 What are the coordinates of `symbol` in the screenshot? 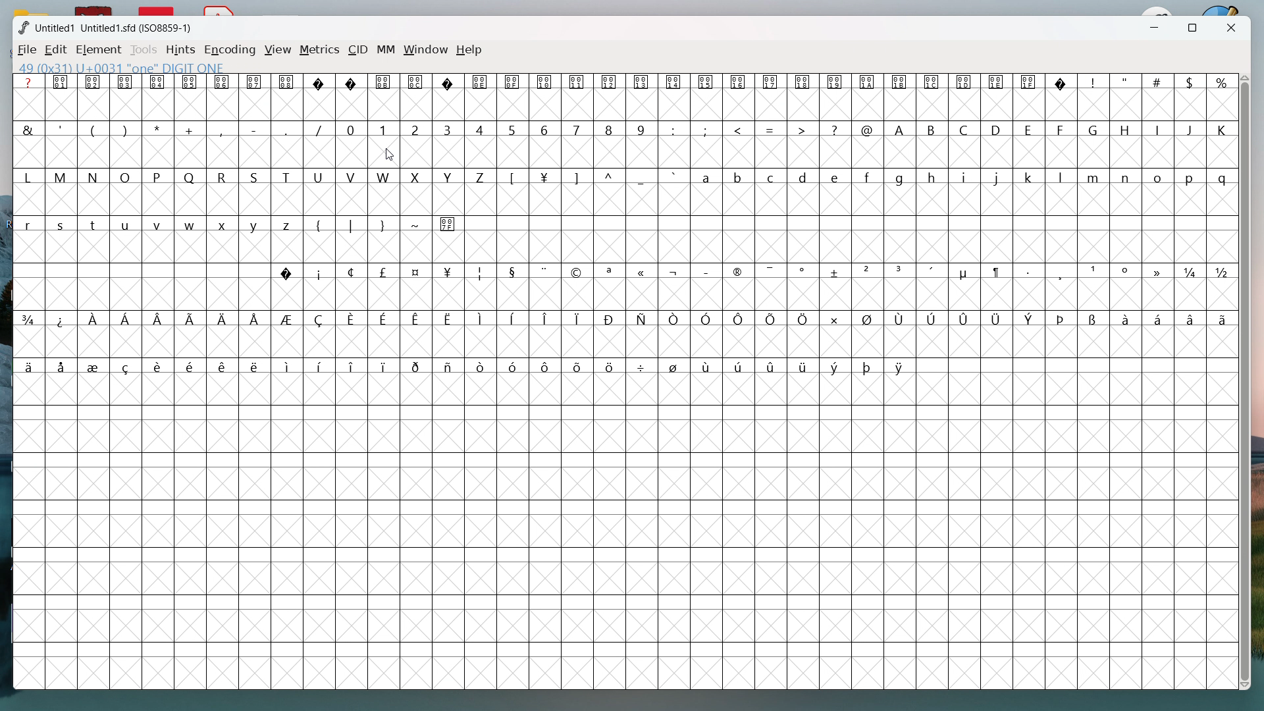 It's located at (190, 82).